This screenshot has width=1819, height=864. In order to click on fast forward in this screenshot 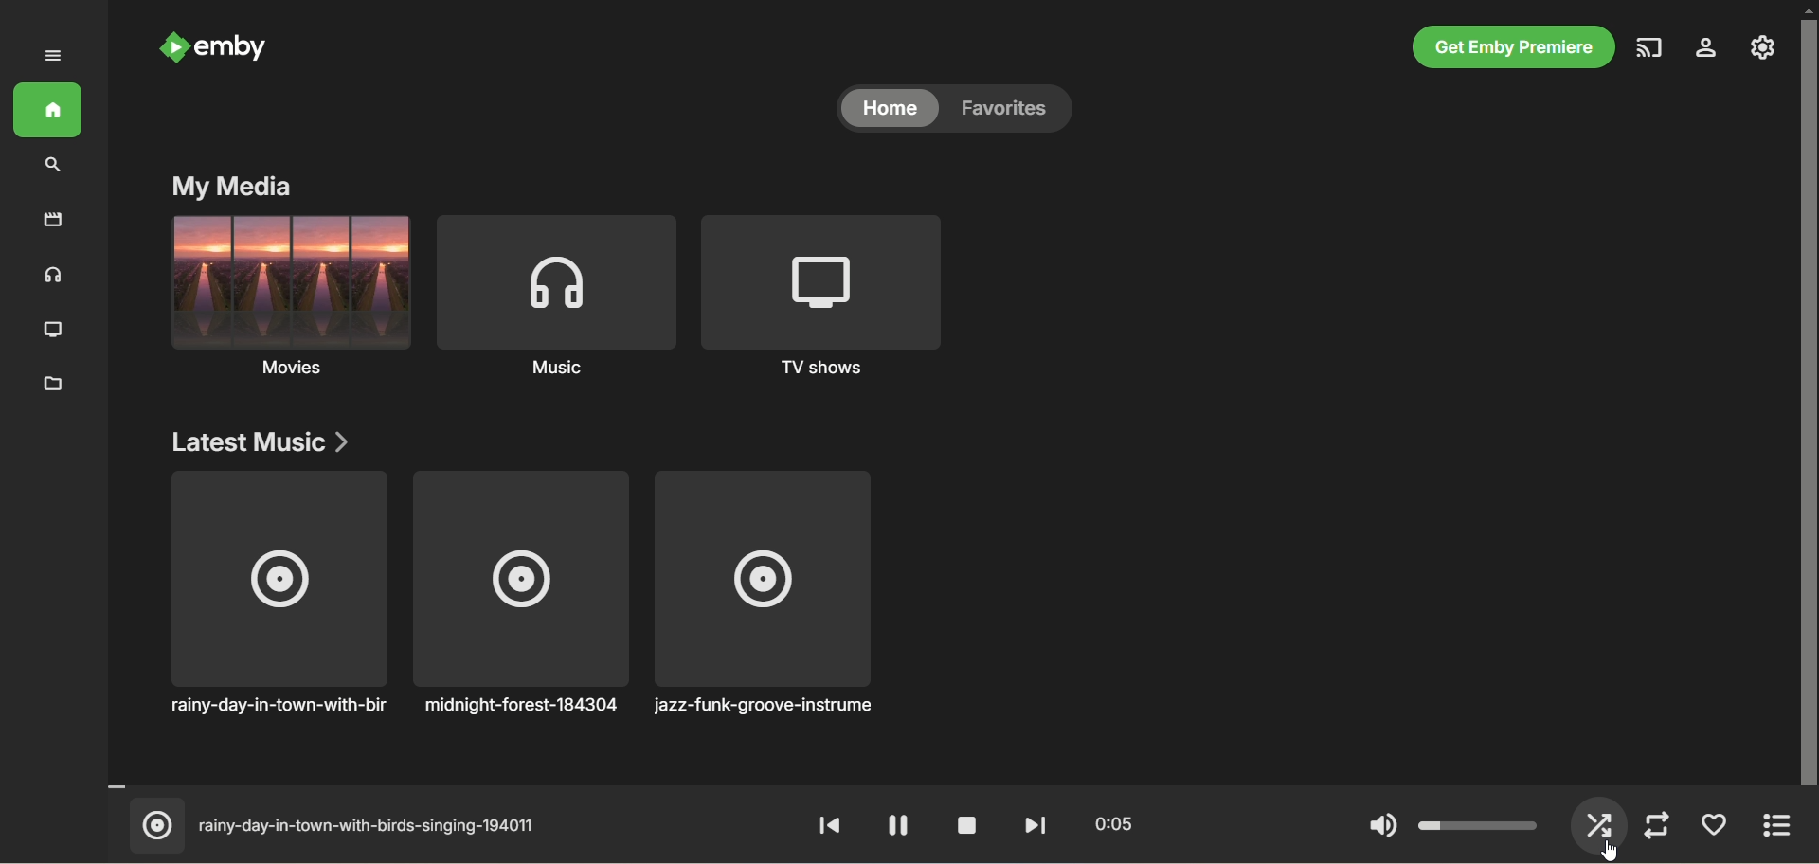, I will do `click(1036, 827)`.